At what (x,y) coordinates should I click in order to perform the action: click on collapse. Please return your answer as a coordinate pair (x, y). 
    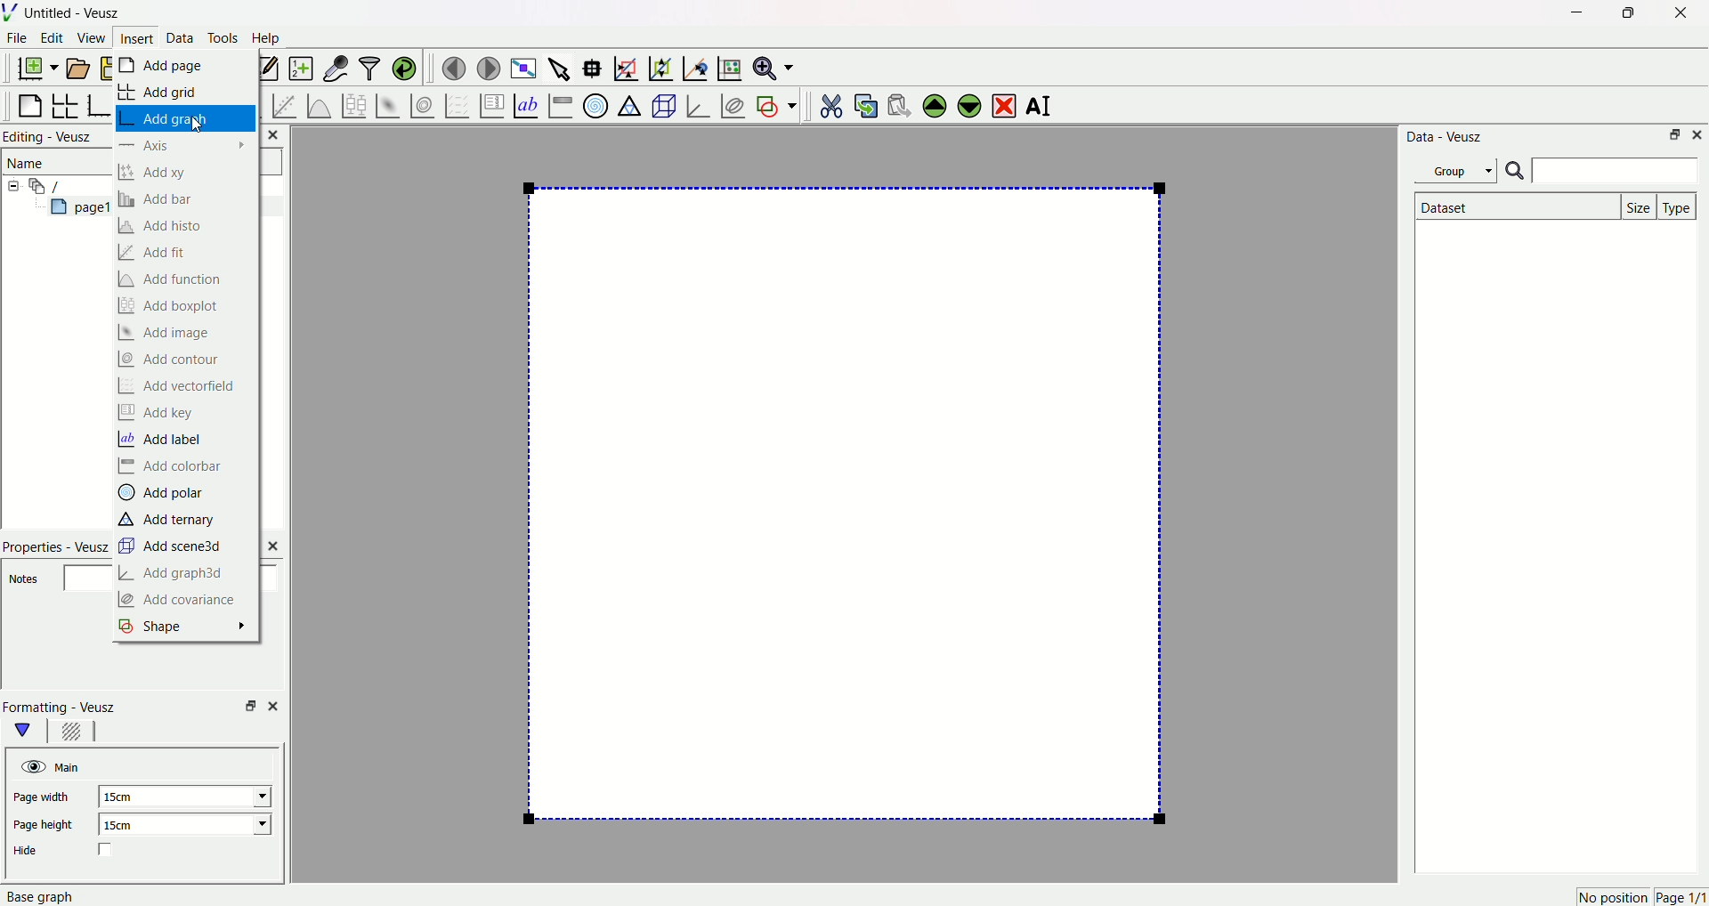
    Looking at the image, I should click on (16, 186).